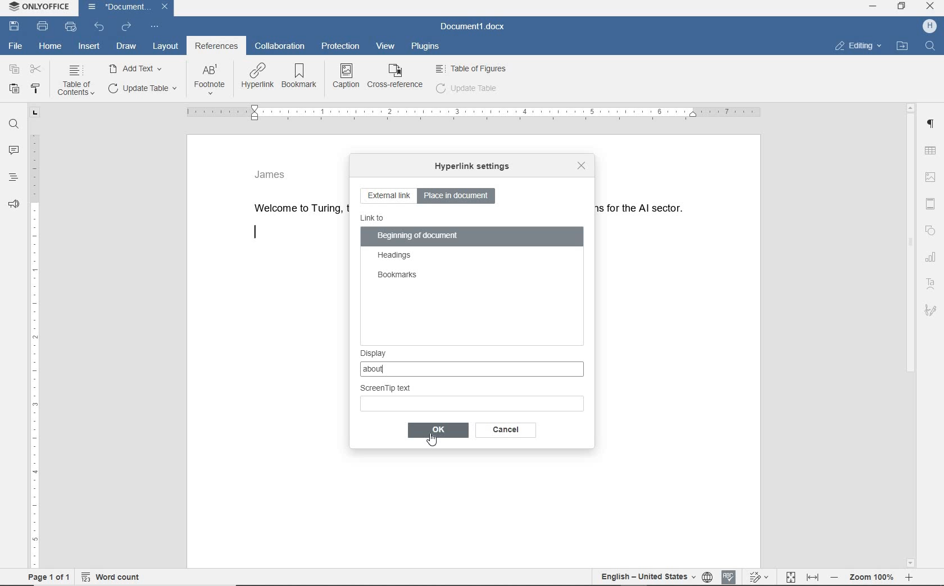 The height and width of the screenshot is (586, 944). I want to click on ONLYOFFICE, so click(38, 7).